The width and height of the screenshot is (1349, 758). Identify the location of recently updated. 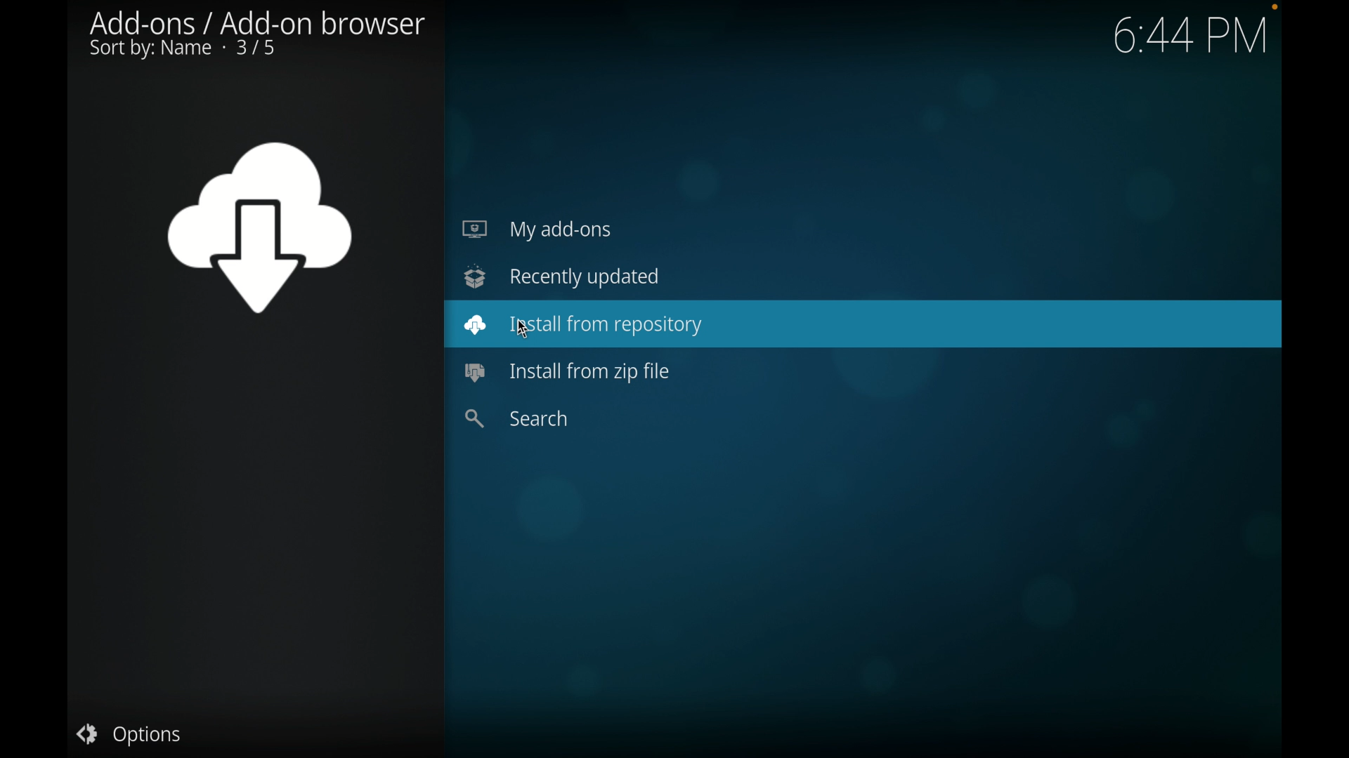
(564, 277).